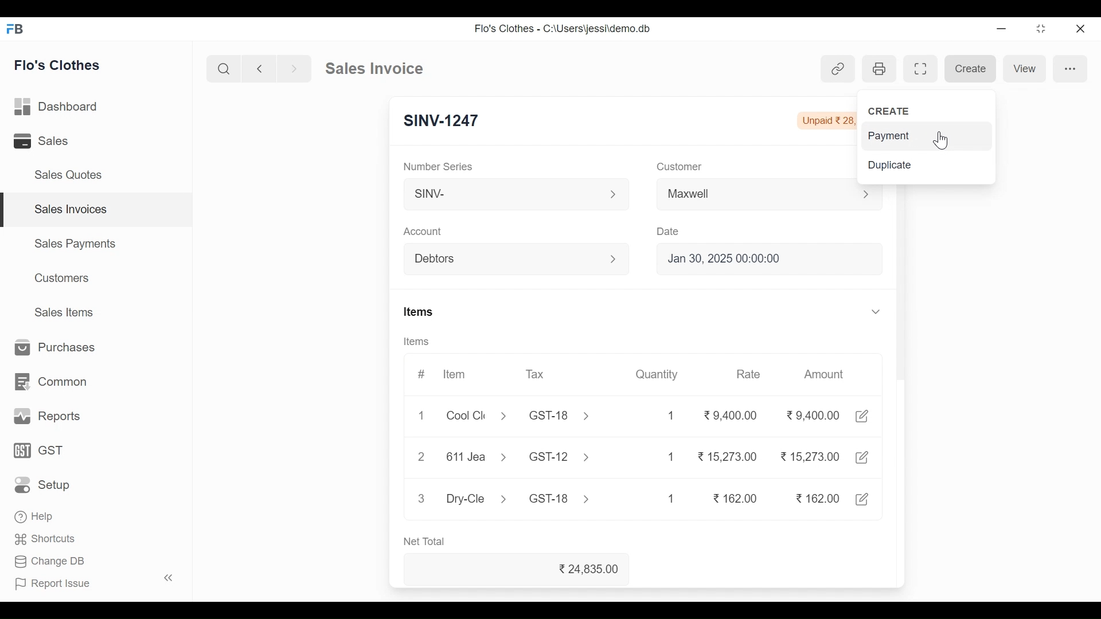  Describe the element at coordinates (1001, 30) in the screenshot. I see `Minimize` at that location.